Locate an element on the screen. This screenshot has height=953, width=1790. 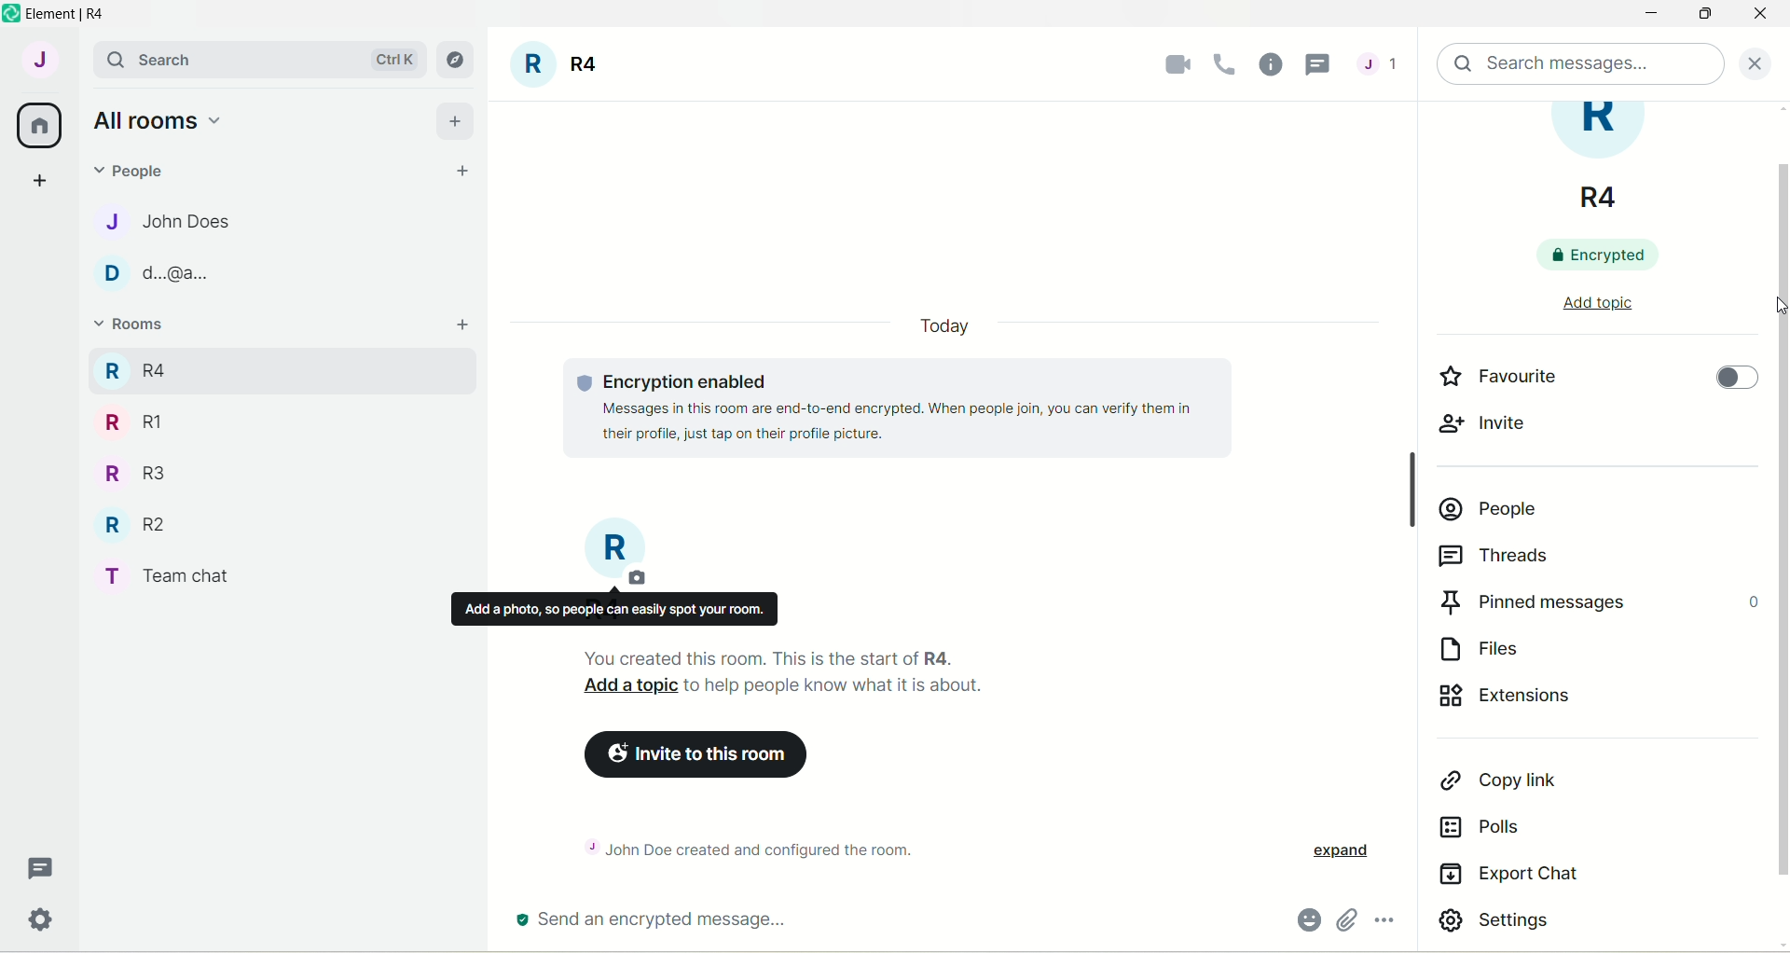
toggle button is located at coordinates (1733, 384).